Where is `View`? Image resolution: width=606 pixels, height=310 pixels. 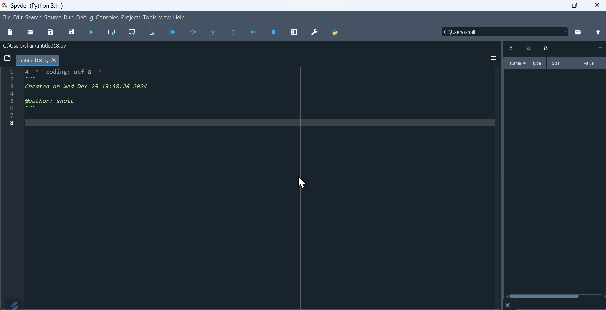
View is located at coordinates (165, 18).